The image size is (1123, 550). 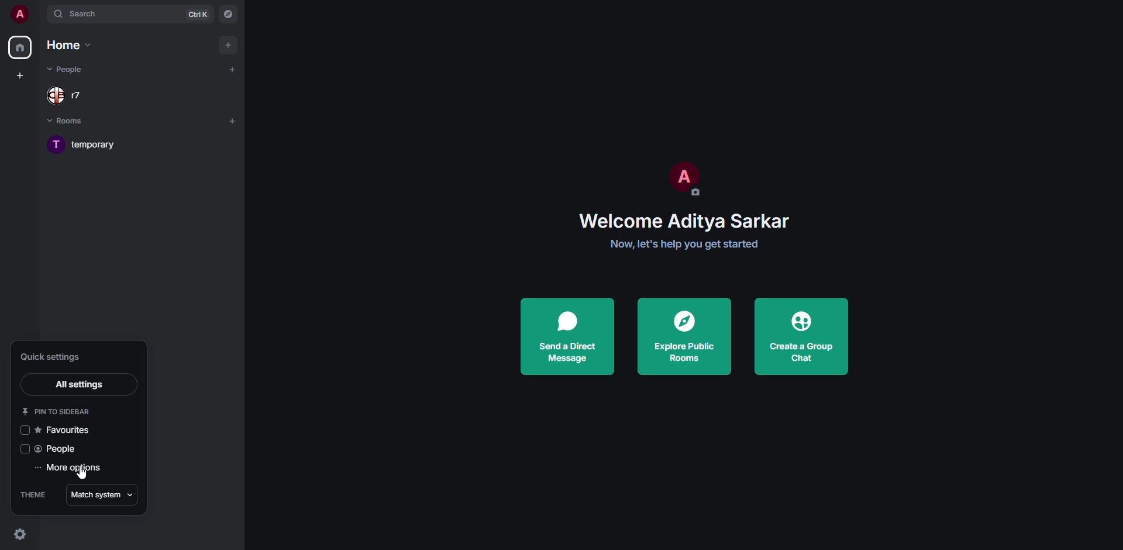 What do you see at coordinates (230, 69) in the screenshot?
I see `add` at bounding box center [230, 69].